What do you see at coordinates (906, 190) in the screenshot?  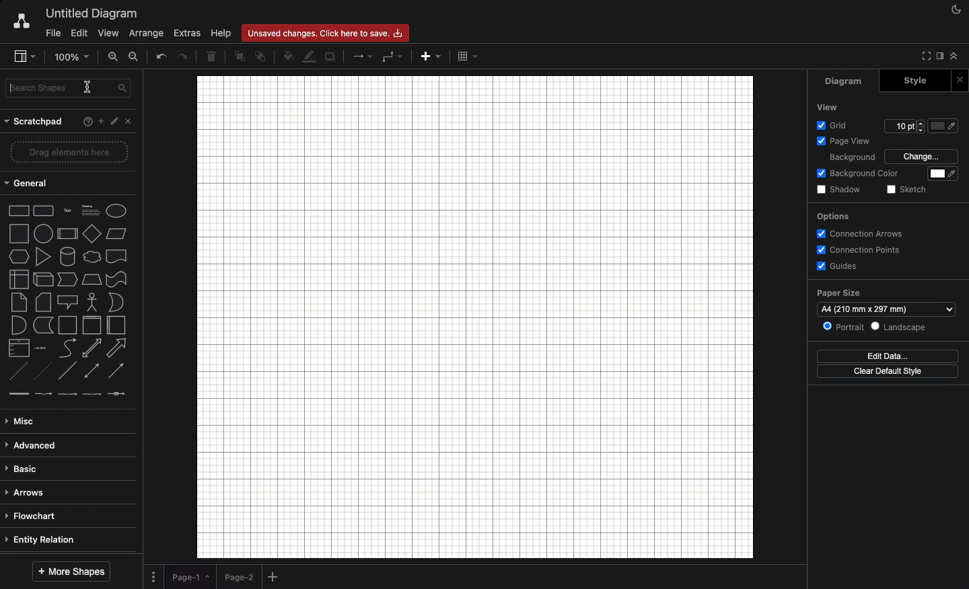 I see `Sketch` at bounding box center [906, 190].